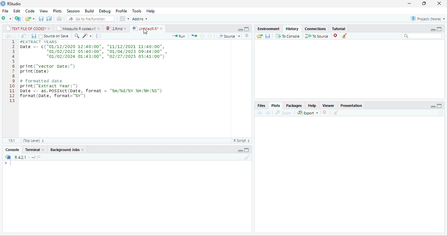  Describe the element at coordinates (151, 11) in the screenshot. I see `Help` at that location.